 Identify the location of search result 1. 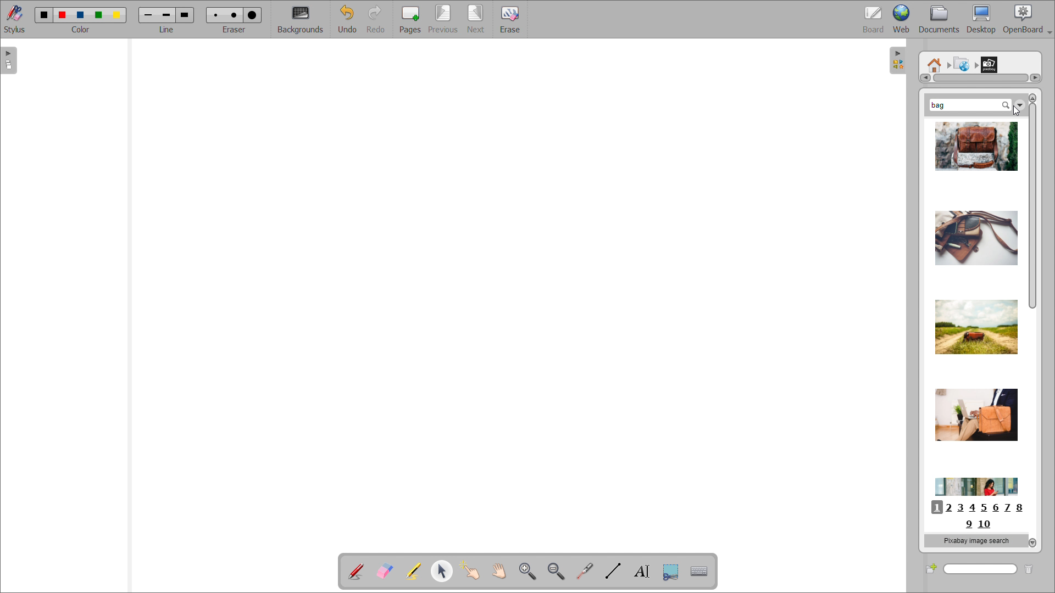
(976, 149).